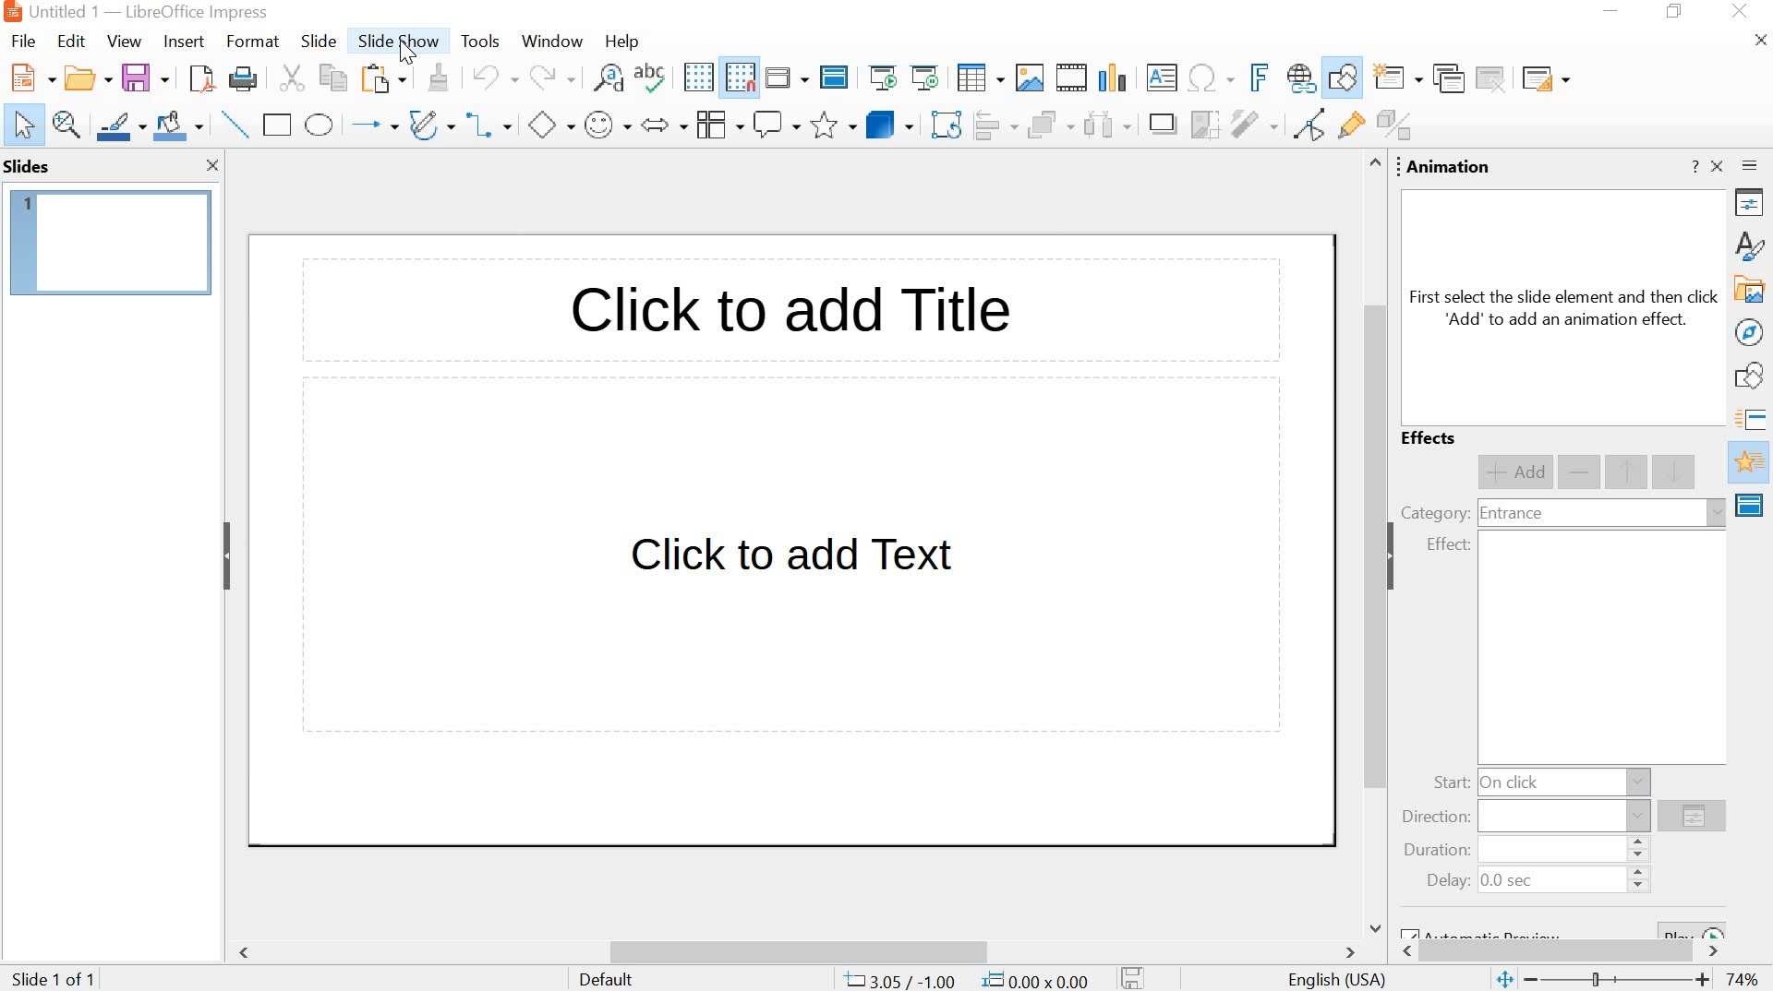 Image resolution: width=1773 pixels, height=991 pixels. Describe the element at coordinates (213, 167) in the screenshot. I see `close` at that location.